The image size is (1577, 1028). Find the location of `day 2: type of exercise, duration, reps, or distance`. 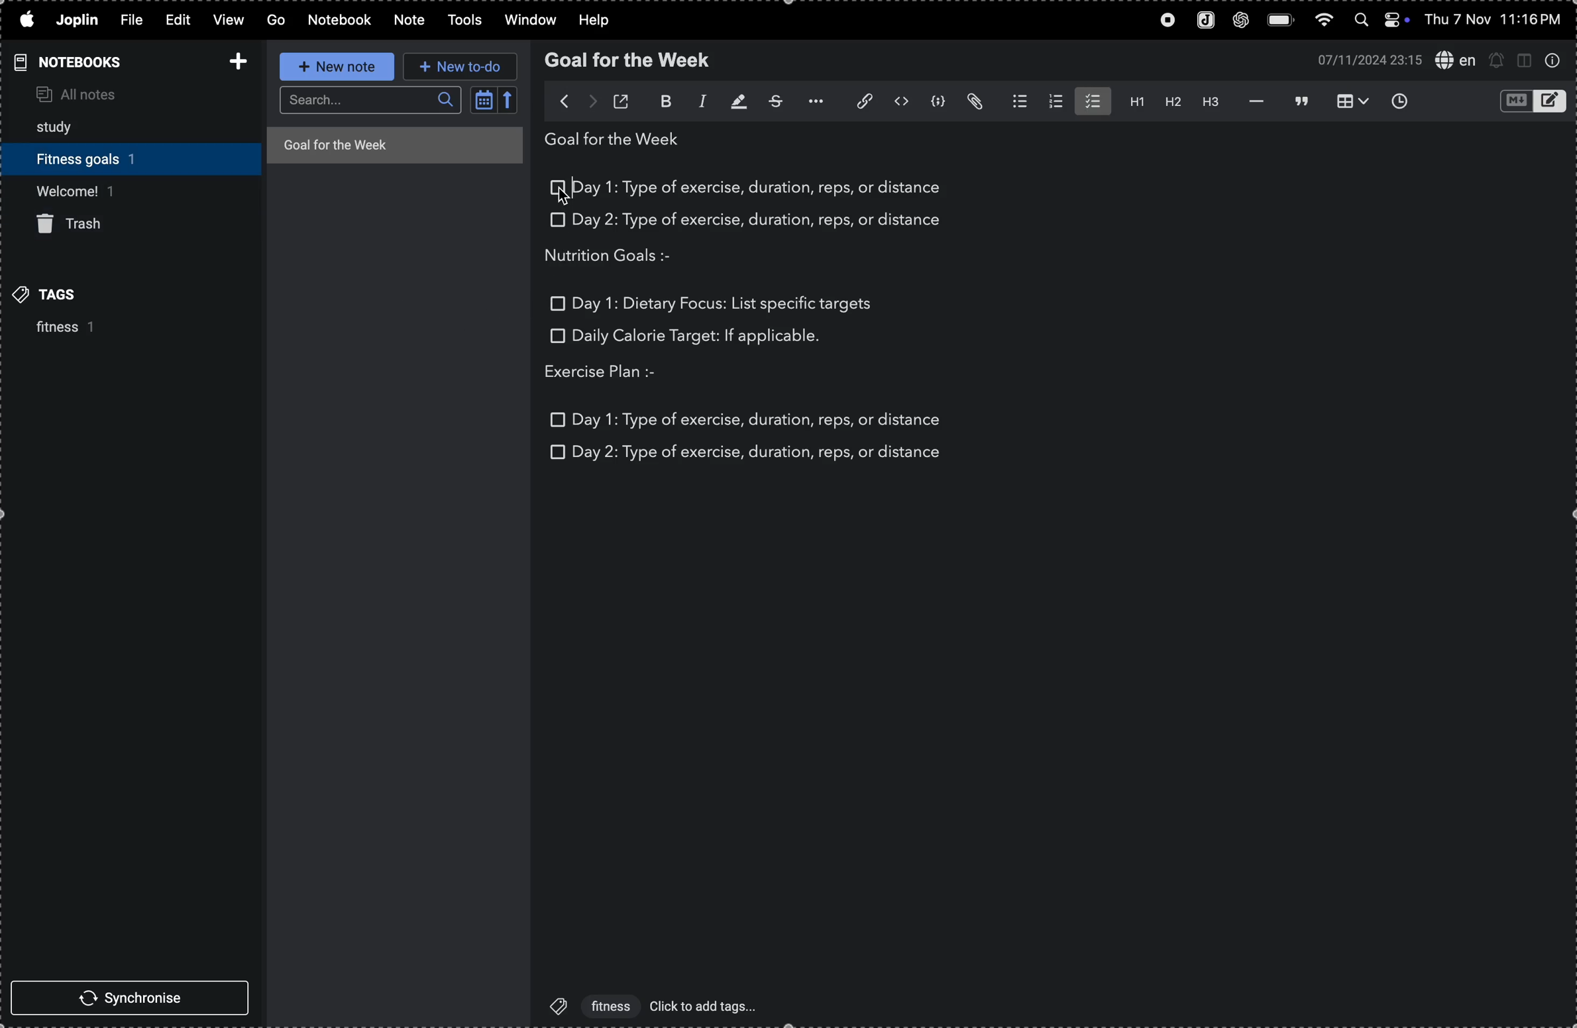

day 2: type of exercise, duration, reps, or distance is located at coordinates (760, 453).